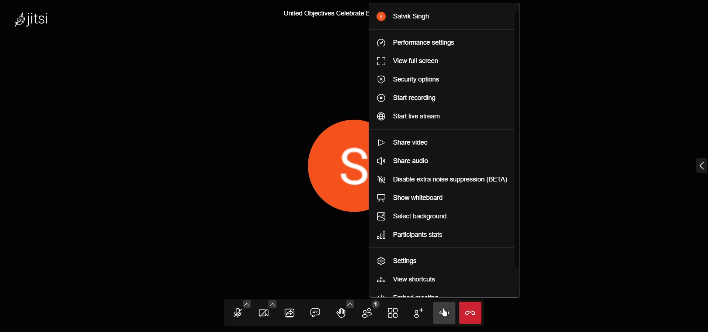  What do you see at coordinates (350, 304) in the screenshot?
I see `more emoji` at bounding box center [350, 304].